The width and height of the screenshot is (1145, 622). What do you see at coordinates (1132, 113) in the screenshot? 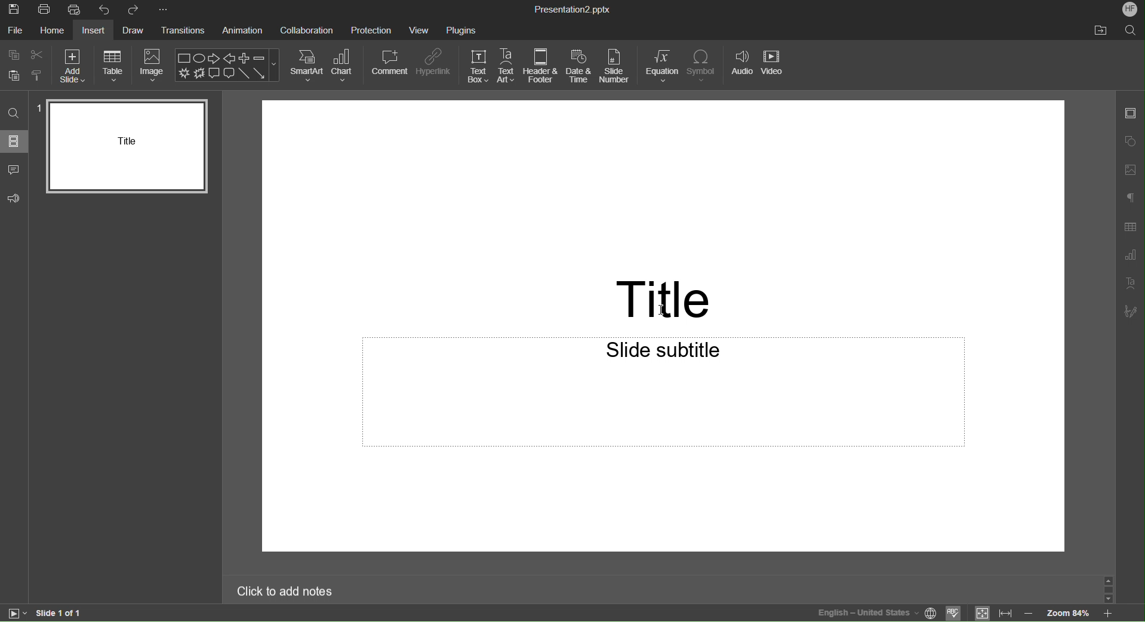
I see `Slides` at bounding box center [1132, 113].